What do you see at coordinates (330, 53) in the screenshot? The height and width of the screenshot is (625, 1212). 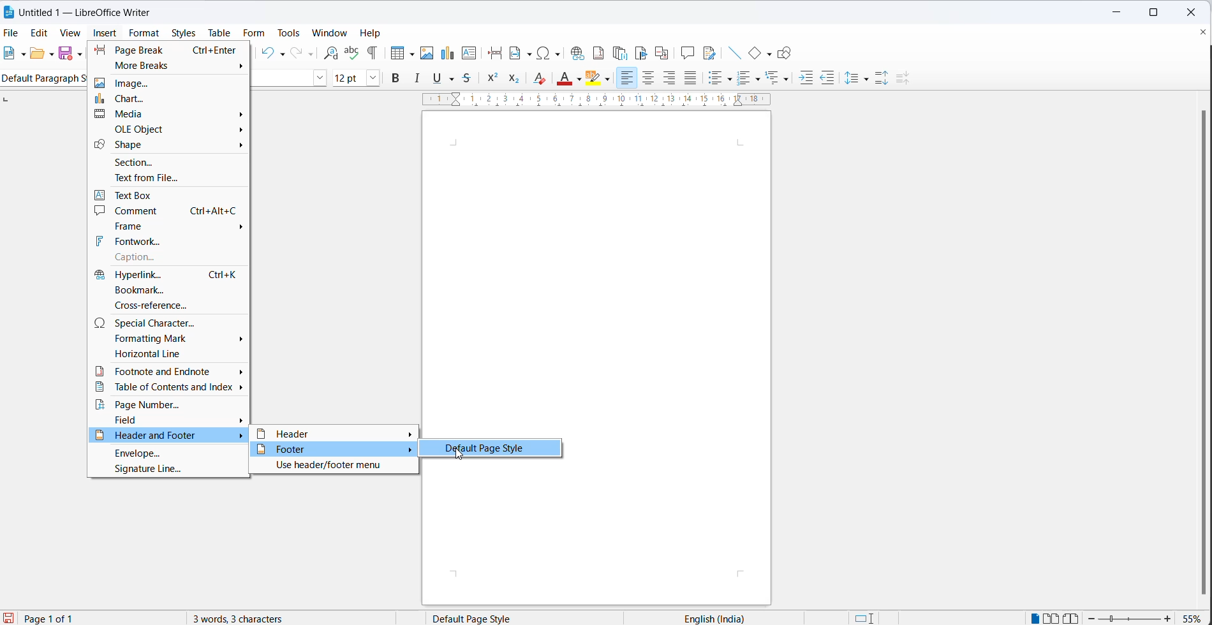 I see `find and replace` at bounding box center [330, 53].